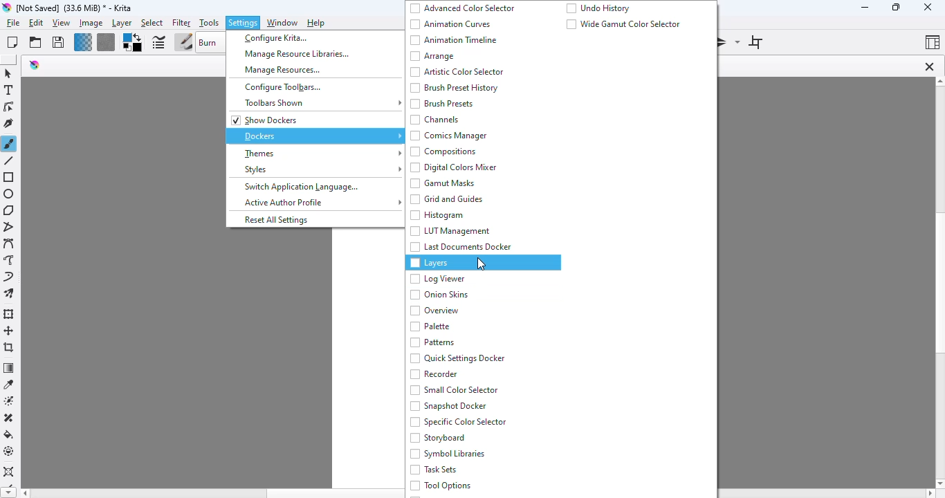  What do you see at coordinates (320, 154) in the screenshot?
I see `themes` at bounding box center [320, 154].